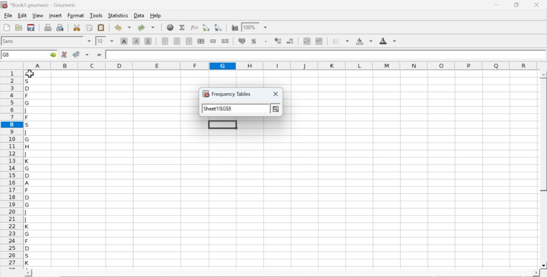 The width and height of the screenshot is (547, 277). Describe the element at coordinates (282, 274) in the screenshot. I see `scroll bar` at that location.